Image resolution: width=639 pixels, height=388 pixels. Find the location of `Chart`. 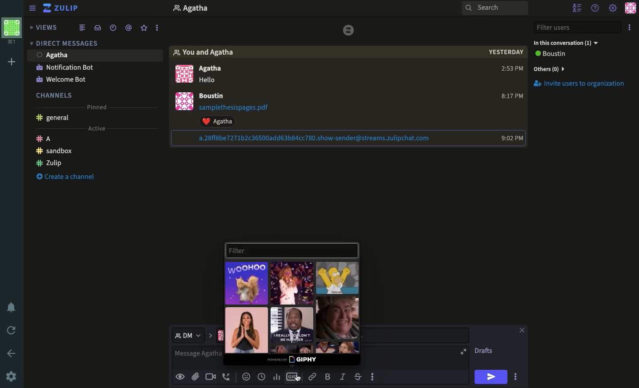

Chart is located at coordinates (276, 377).